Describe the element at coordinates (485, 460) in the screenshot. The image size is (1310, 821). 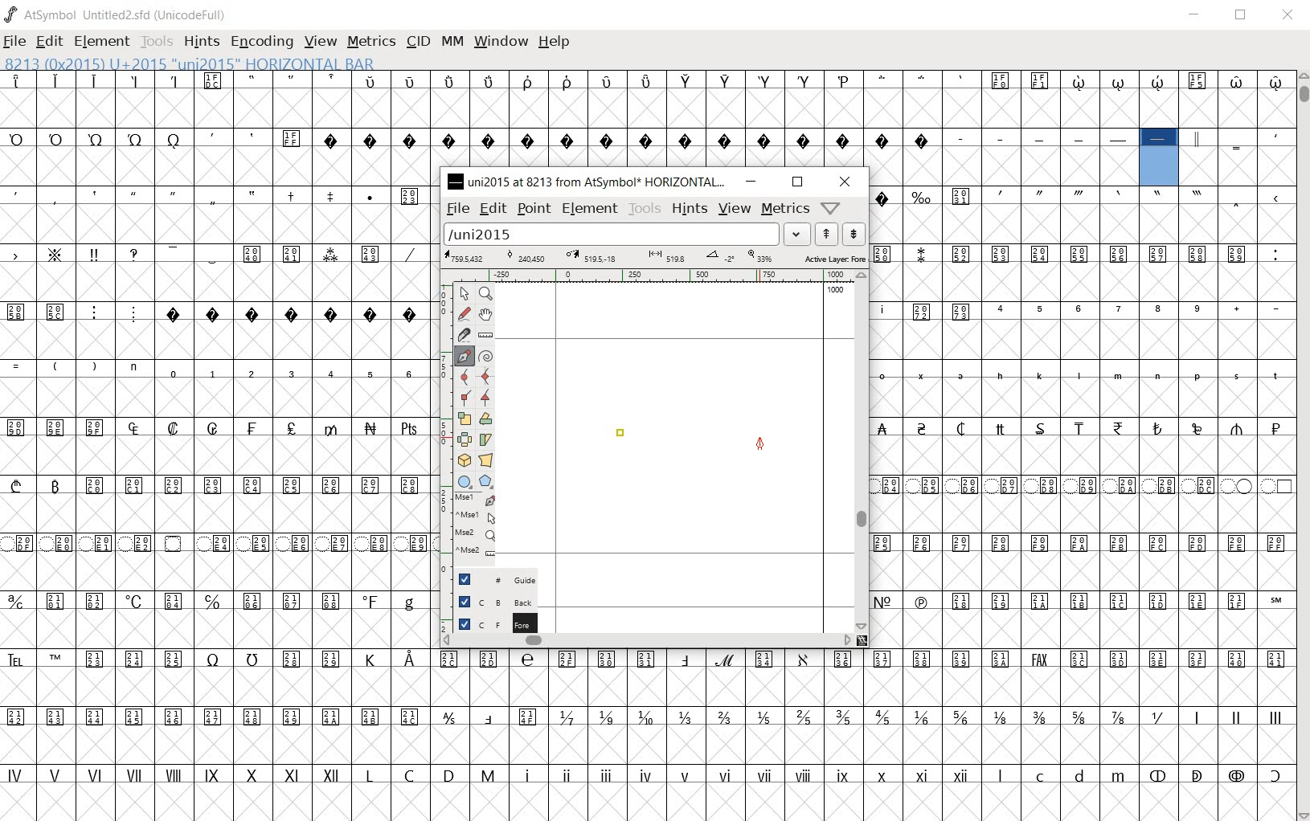
I see `perform a perspective transformation on the selection` at that location.